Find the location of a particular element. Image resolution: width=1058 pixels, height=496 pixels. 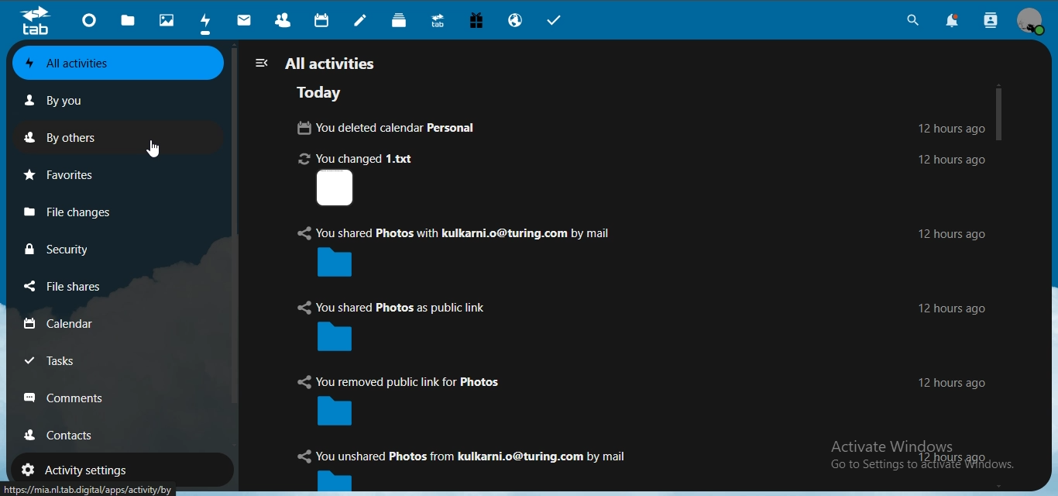

photos is located at coordinates (166, 19).